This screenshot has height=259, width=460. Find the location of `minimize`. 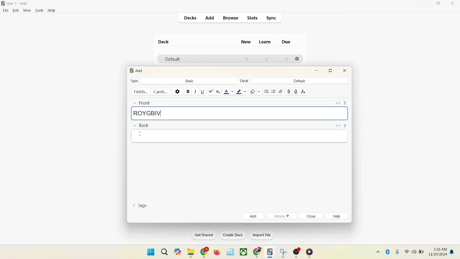

minimize is located at coordinates (425, 4).